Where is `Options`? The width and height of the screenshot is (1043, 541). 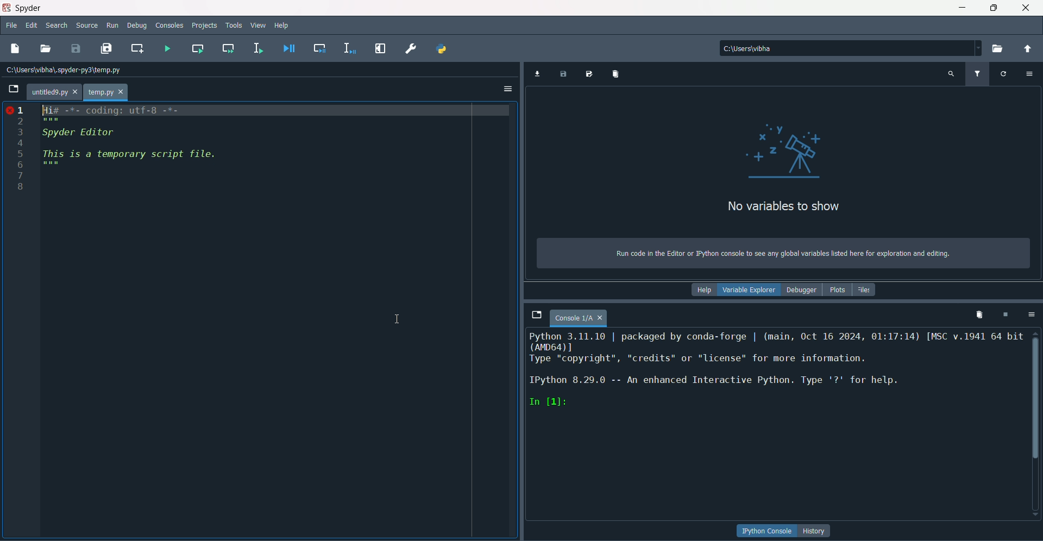
Options is located at coordinates (507, 90).